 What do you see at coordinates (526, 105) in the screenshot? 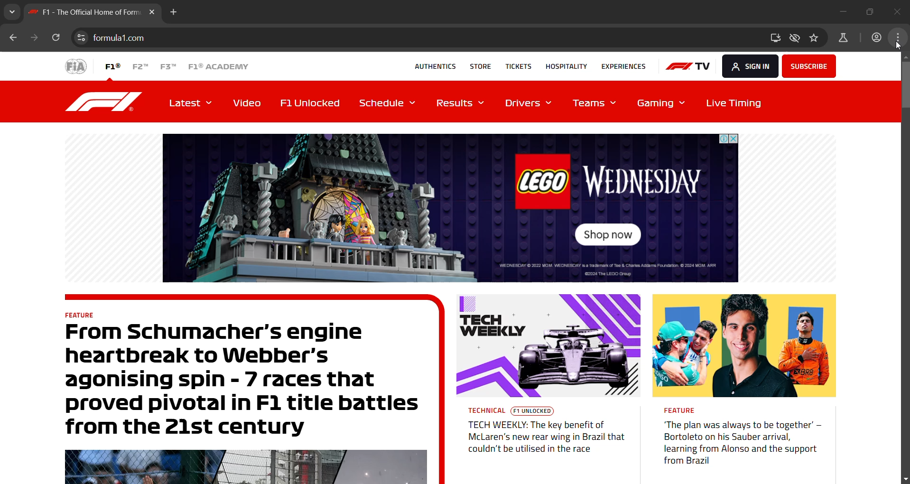
I see `Drivers ` at bounding box center [526, 105].